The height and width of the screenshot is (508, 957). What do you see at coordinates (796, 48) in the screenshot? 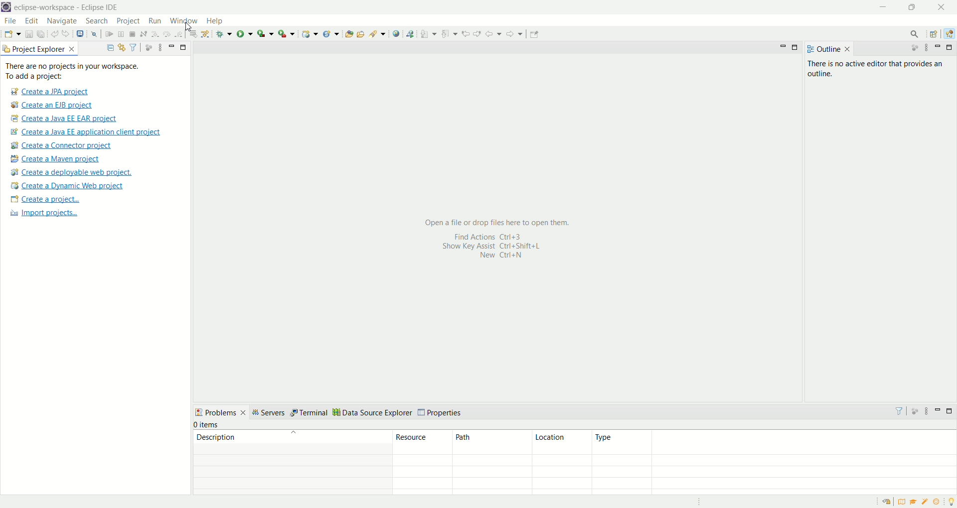
I see `maximize` at bounding box center [796, 48].